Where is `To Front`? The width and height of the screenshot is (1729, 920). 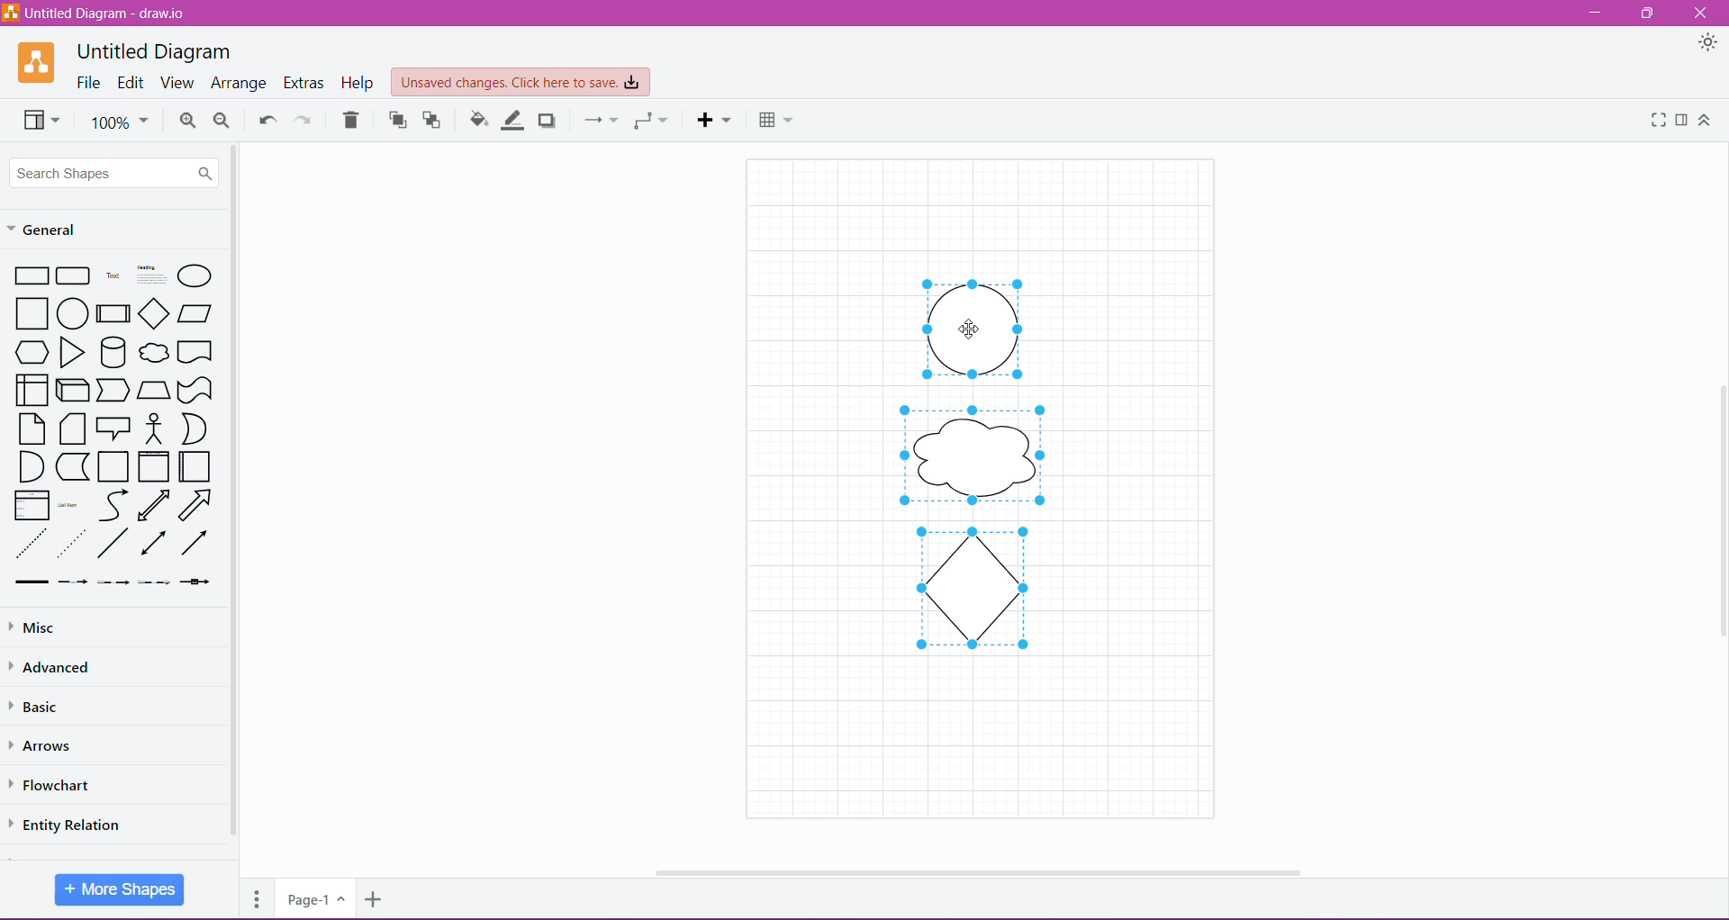 To Front is located at coordinates (395, 121).